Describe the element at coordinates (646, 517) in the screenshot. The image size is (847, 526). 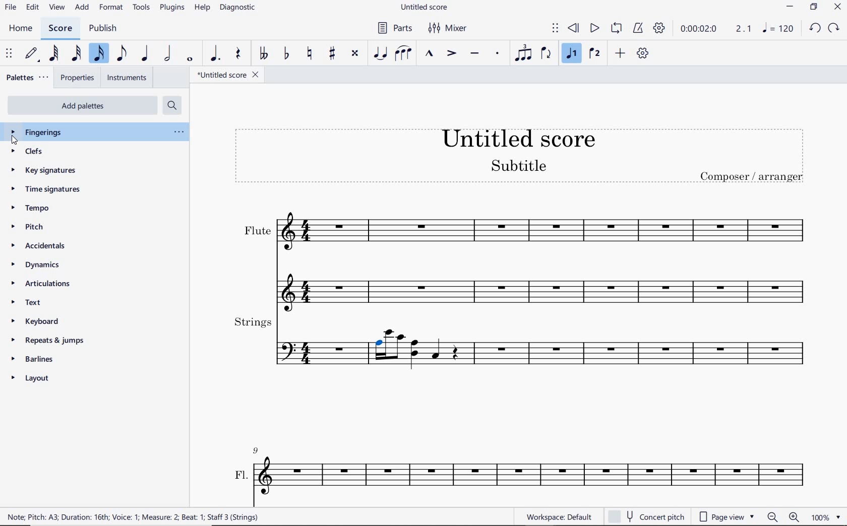
I see `concert pitch` at that location.